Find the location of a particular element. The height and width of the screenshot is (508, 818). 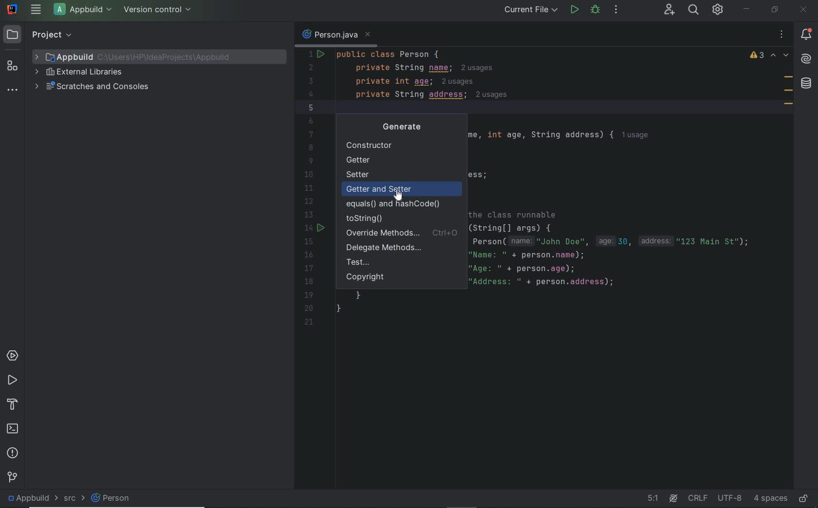

database is located at coordinates (808, 84).